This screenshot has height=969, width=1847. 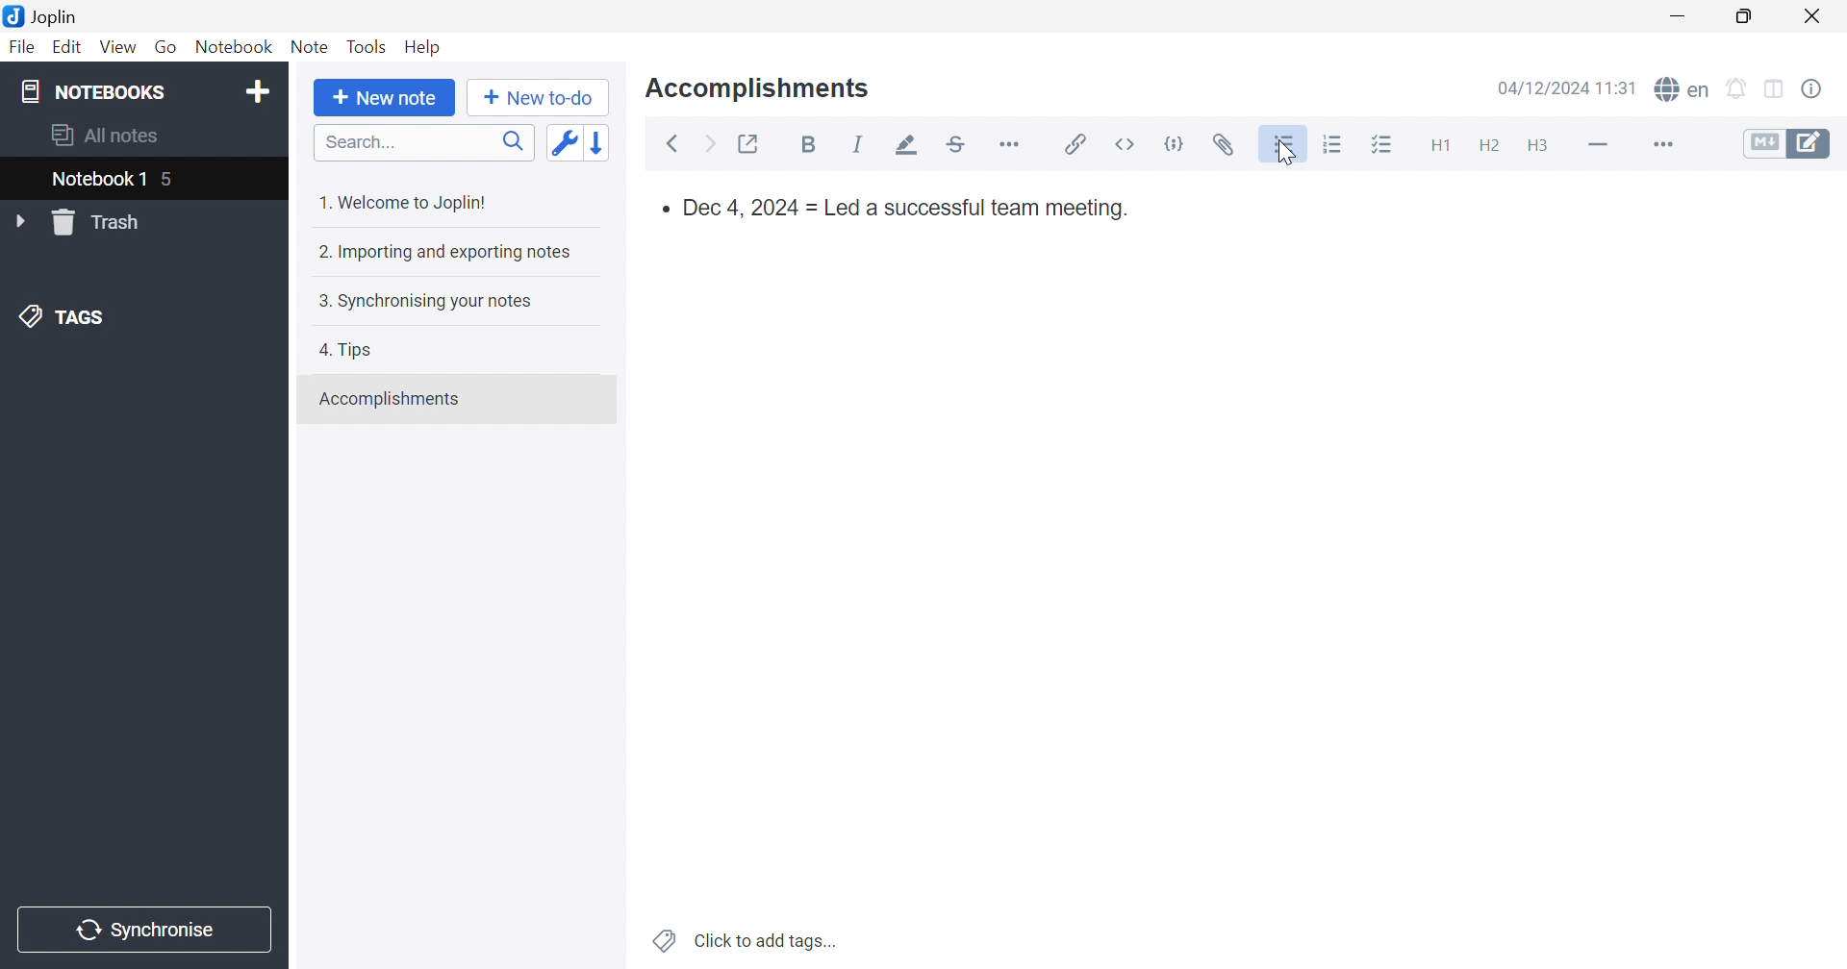 What do you see at coordinates (747, 143) in the screenshot?
I see `Toggle external editing` at bounding box center [747, 143].